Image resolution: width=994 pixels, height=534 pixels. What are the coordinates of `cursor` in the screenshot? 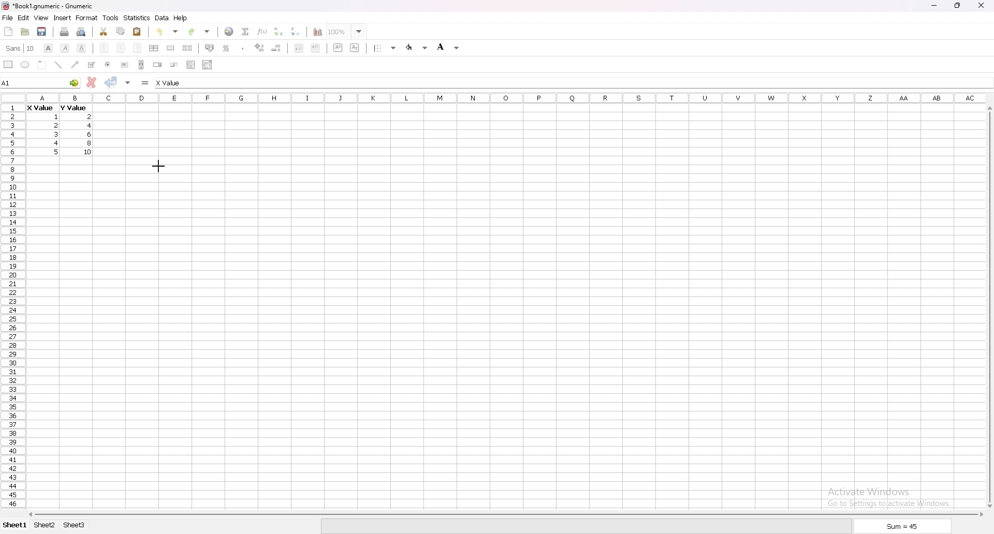 It's located at (160, 166).